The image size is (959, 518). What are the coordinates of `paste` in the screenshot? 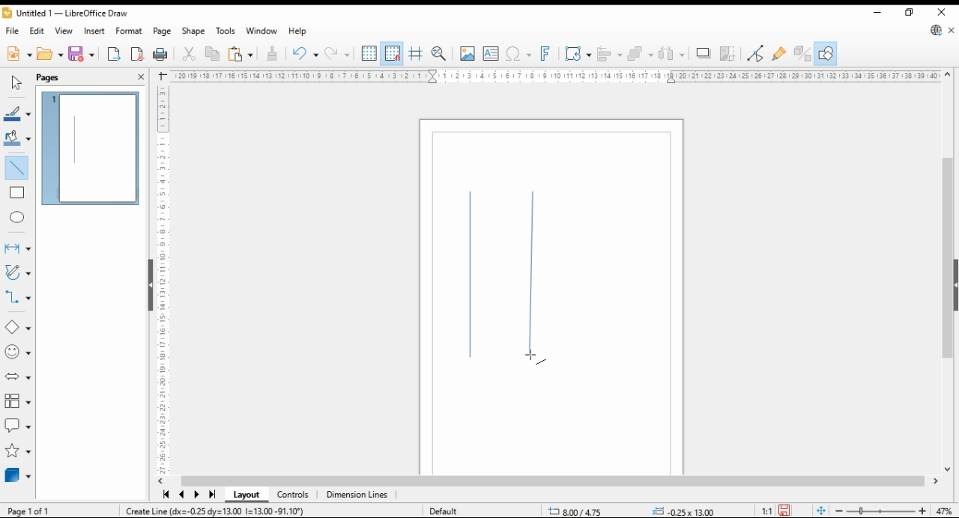 It's located at (239, 54).